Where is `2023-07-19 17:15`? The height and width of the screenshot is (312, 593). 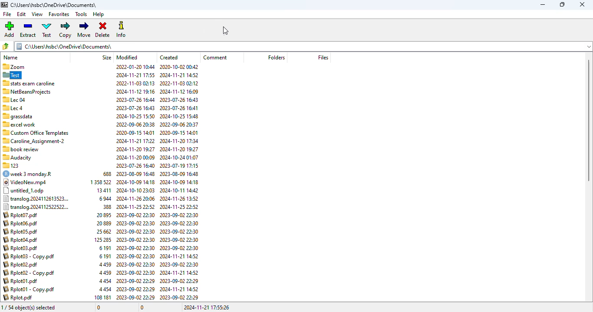
2023-07-19 17:15 is located at coordinates (180, 166).